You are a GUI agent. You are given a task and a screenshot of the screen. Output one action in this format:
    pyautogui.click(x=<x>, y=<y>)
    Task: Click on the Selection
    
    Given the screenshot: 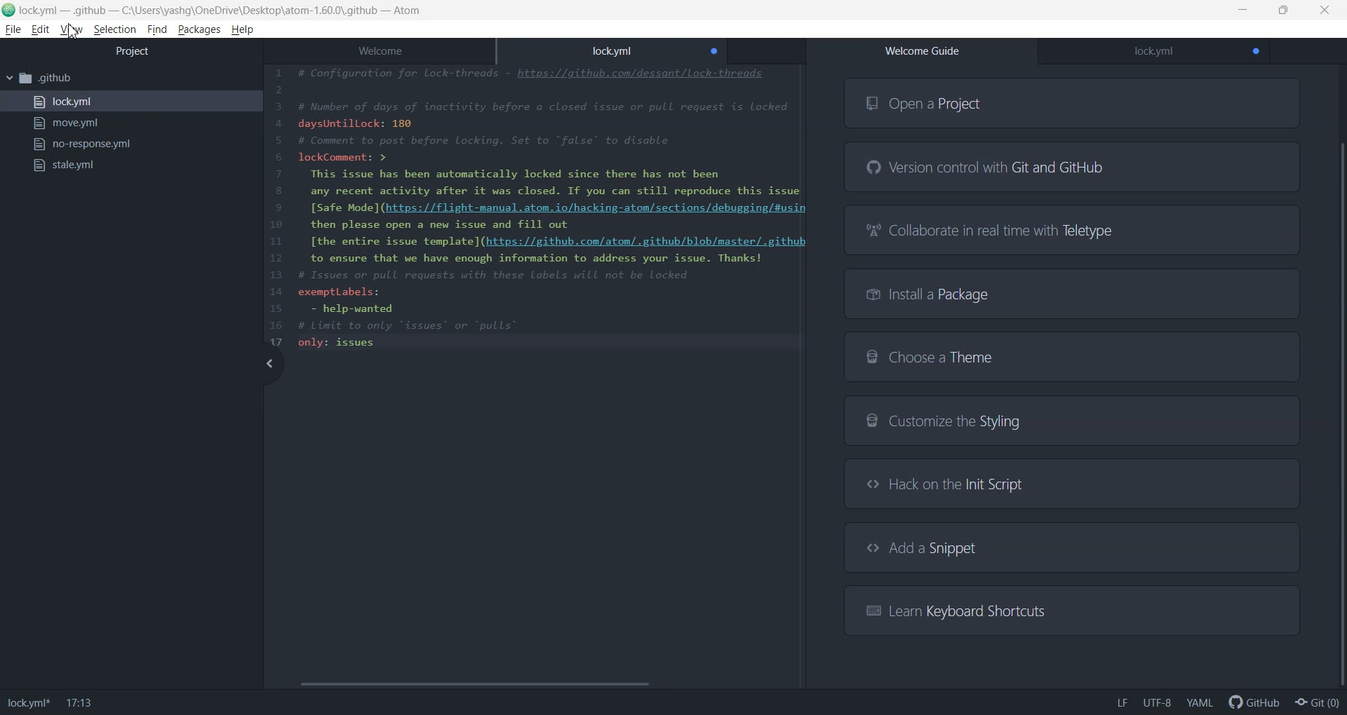 What is the action you would take?
    pyautogui.click(x=114, y=30)
    